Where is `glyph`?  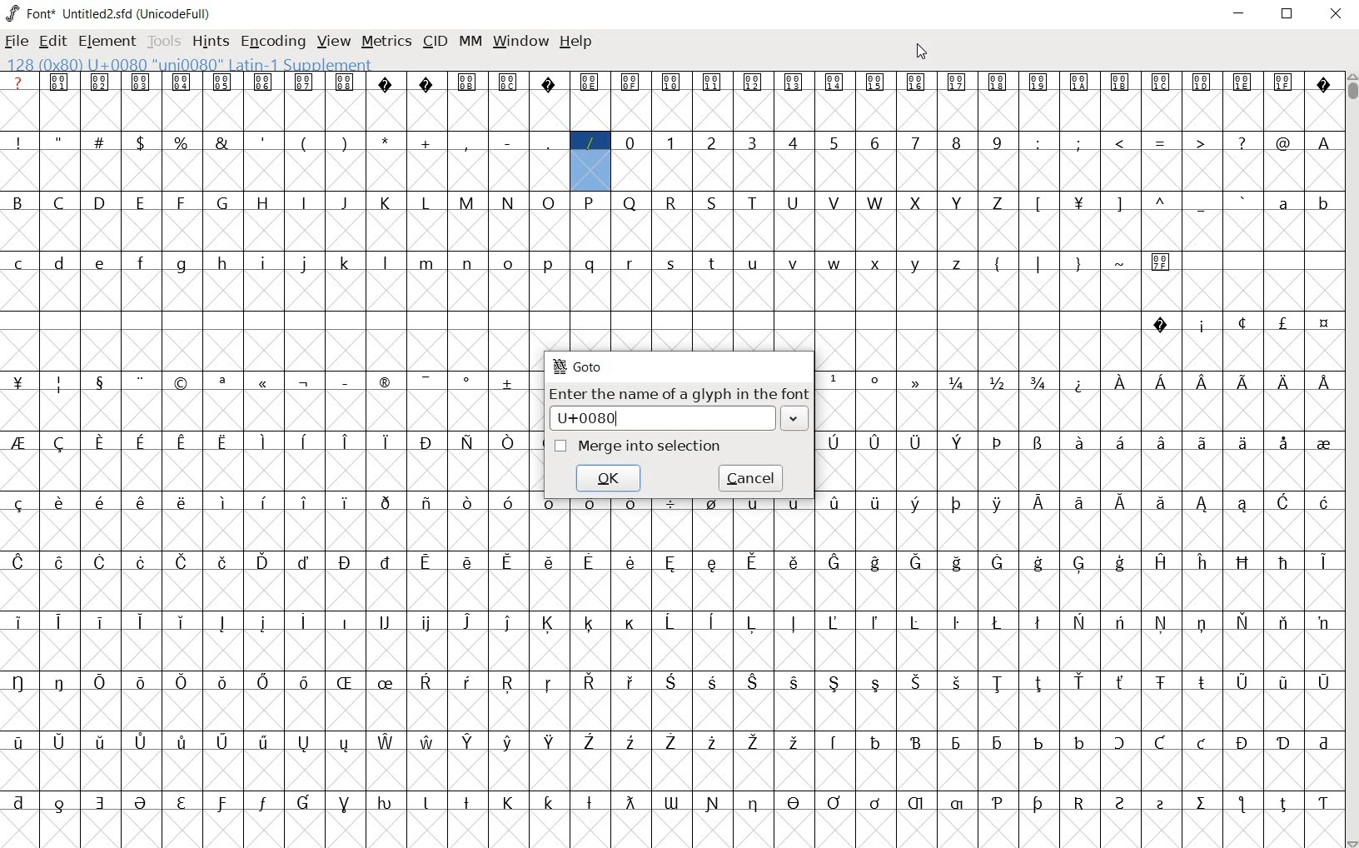 glyph is located at coordinates (590, 142).